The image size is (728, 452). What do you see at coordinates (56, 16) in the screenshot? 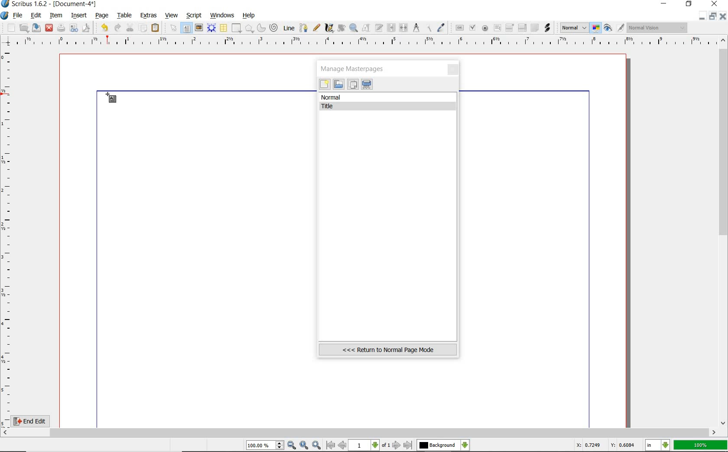
I see `item` at bounding box center [56, 16].